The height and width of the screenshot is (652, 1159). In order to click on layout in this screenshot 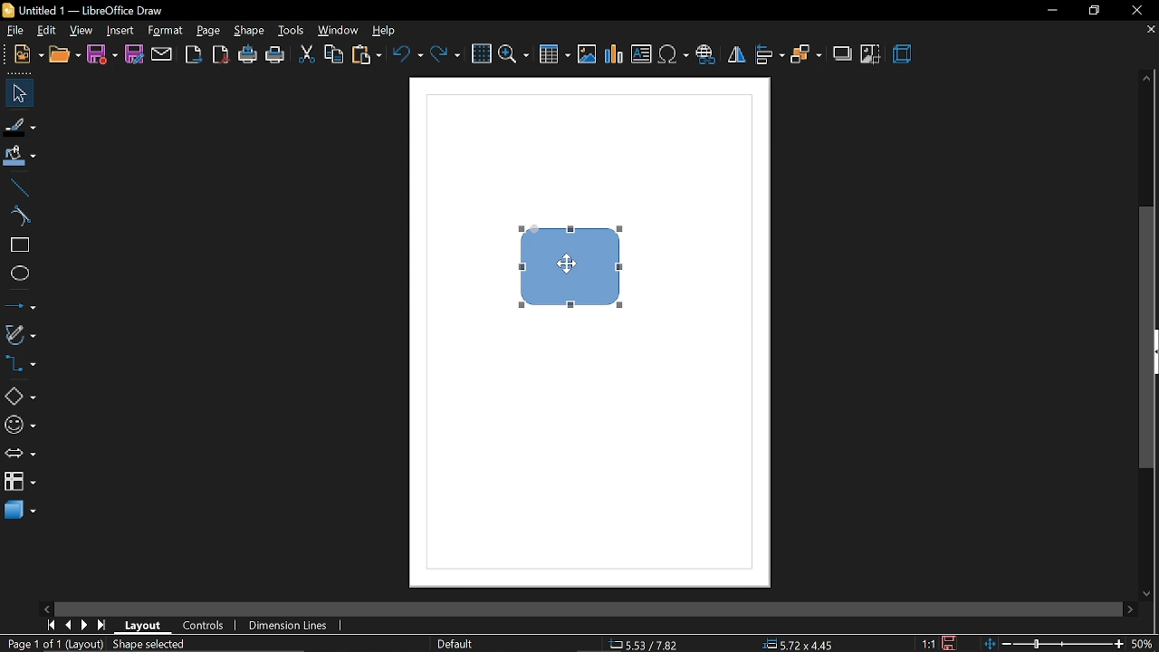, I will do `click(144, 625)`.